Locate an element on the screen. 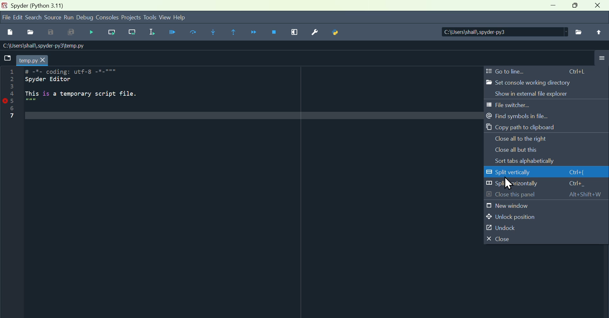  Python bath manager is located at coordinates (337, 34).